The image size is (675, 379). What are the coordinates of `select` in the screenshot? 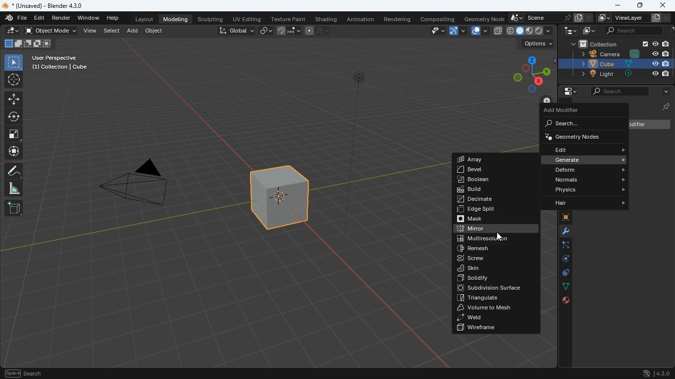 It's located at (15, 62).